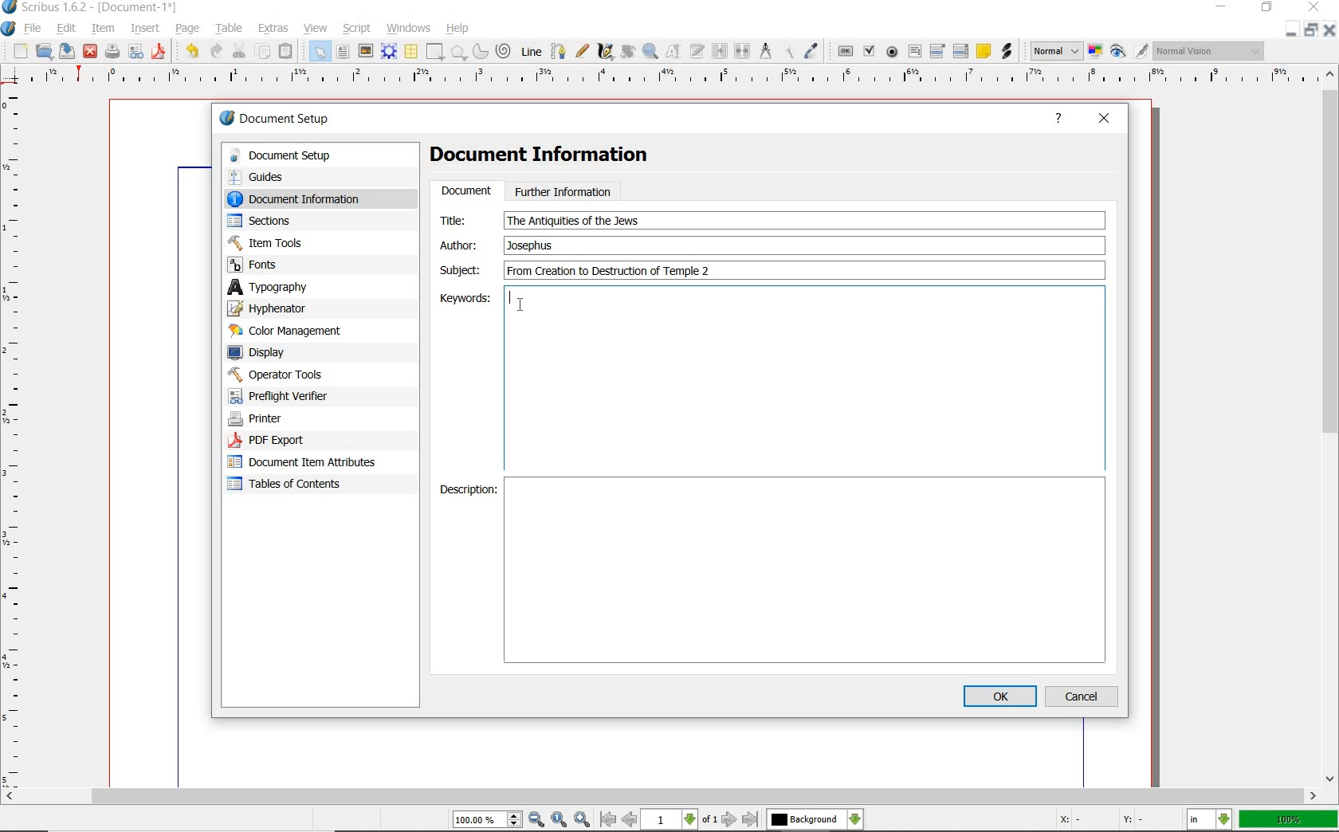  I want to click on open, so click(45, 51).